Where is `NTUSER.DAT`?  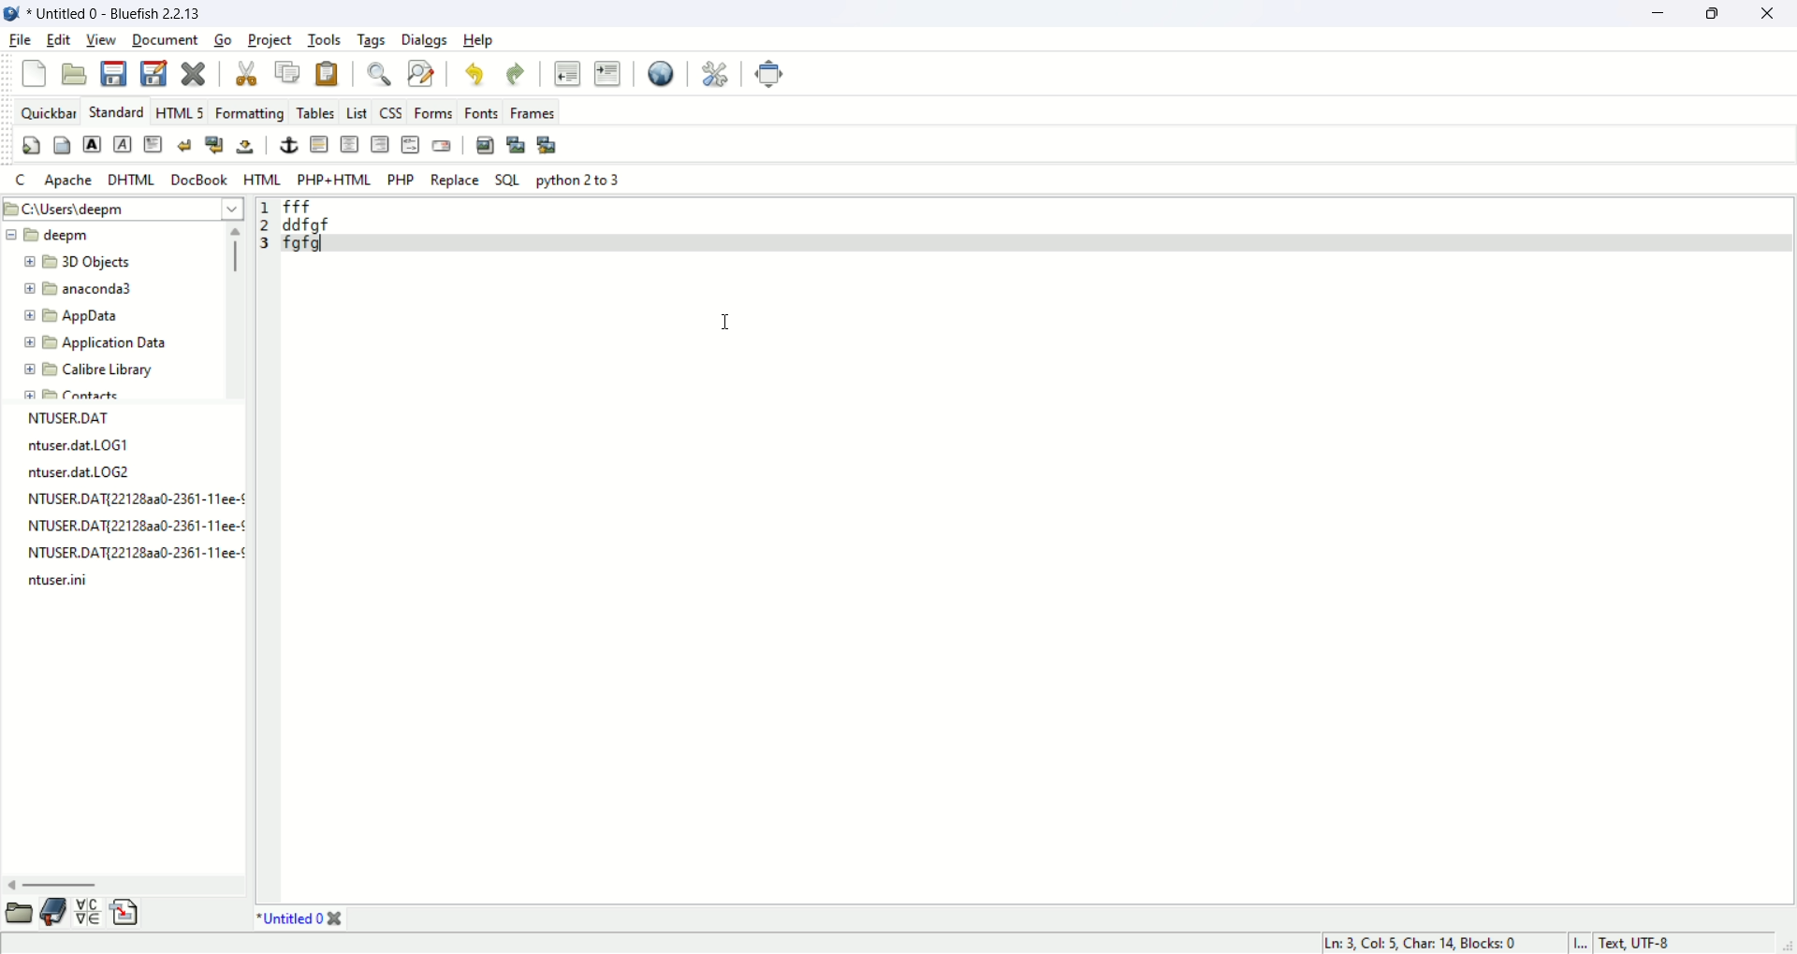
NTUSER.DAT is located at coordinates (64, 418).